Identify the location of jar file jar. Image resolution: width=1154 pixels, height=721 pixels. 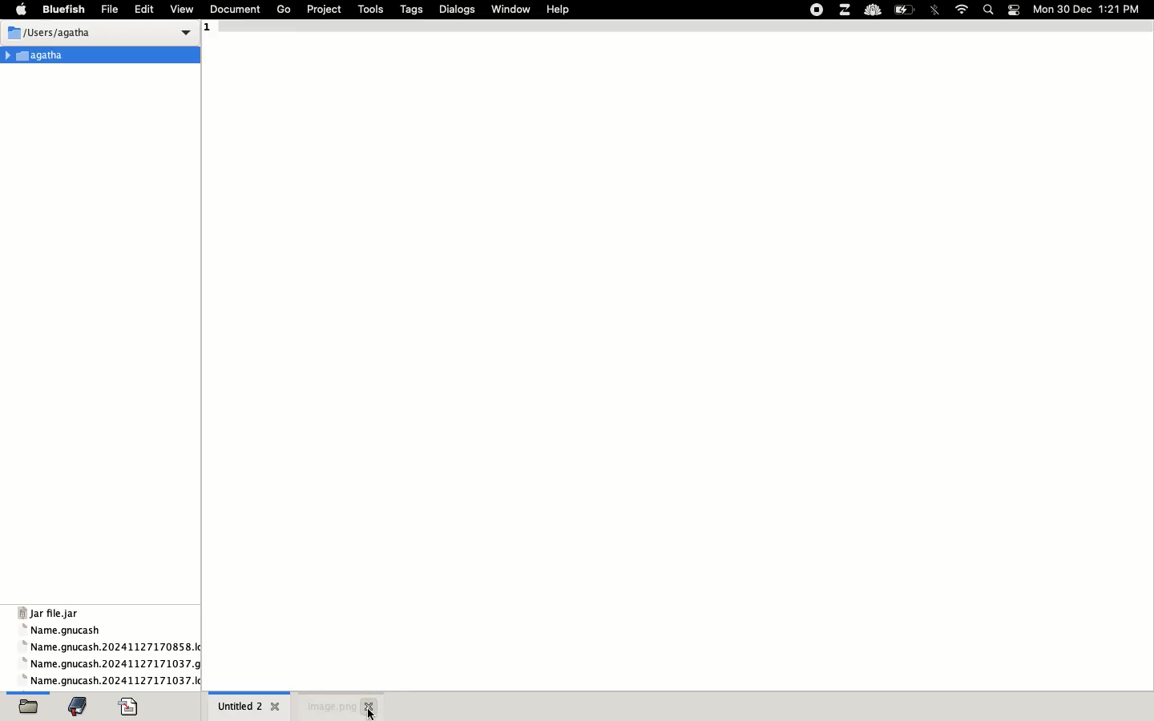
(49, 611).